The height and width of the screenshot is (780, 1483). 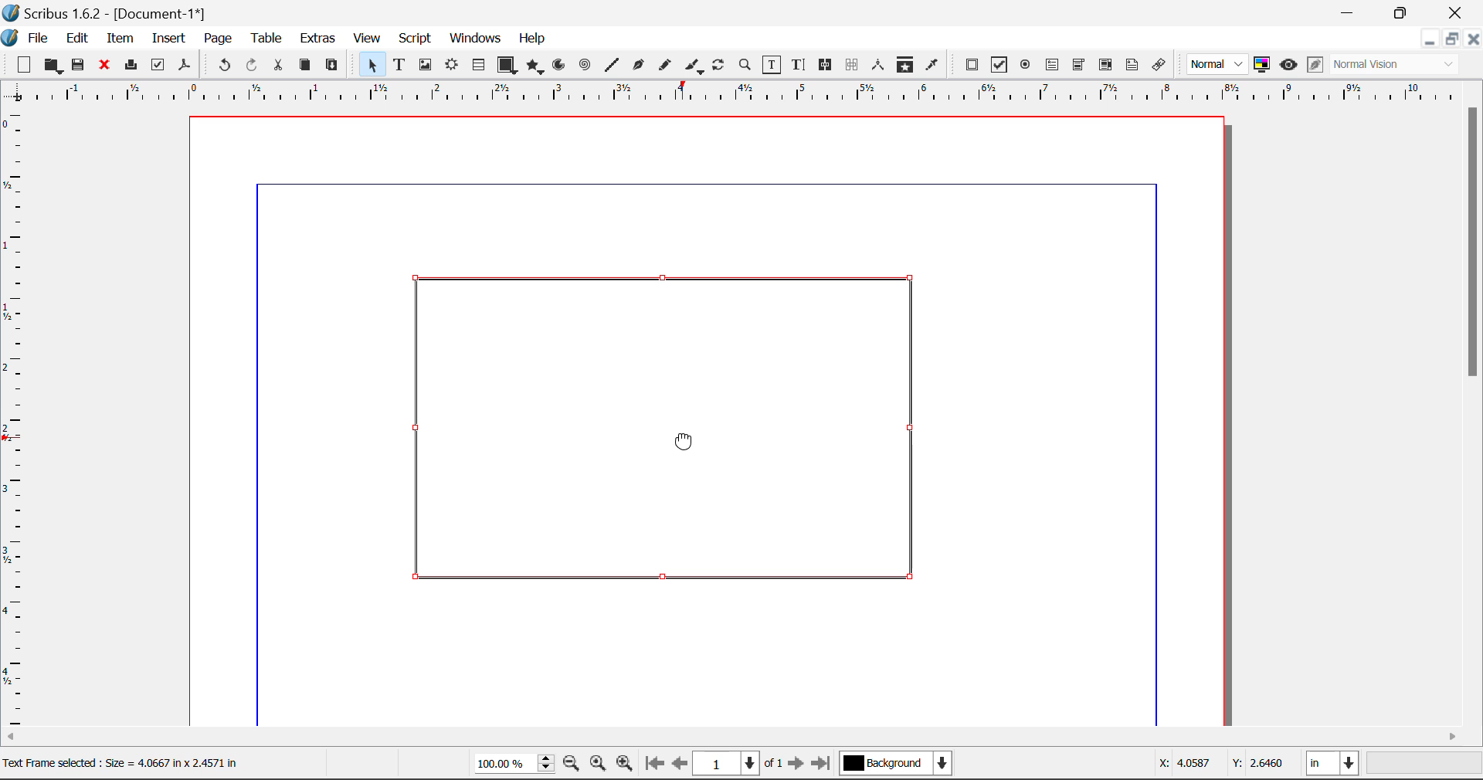 What do you see at coordinates (319, 39) in the screenshot?
I see `Extras` at bounding box center [319, 39].